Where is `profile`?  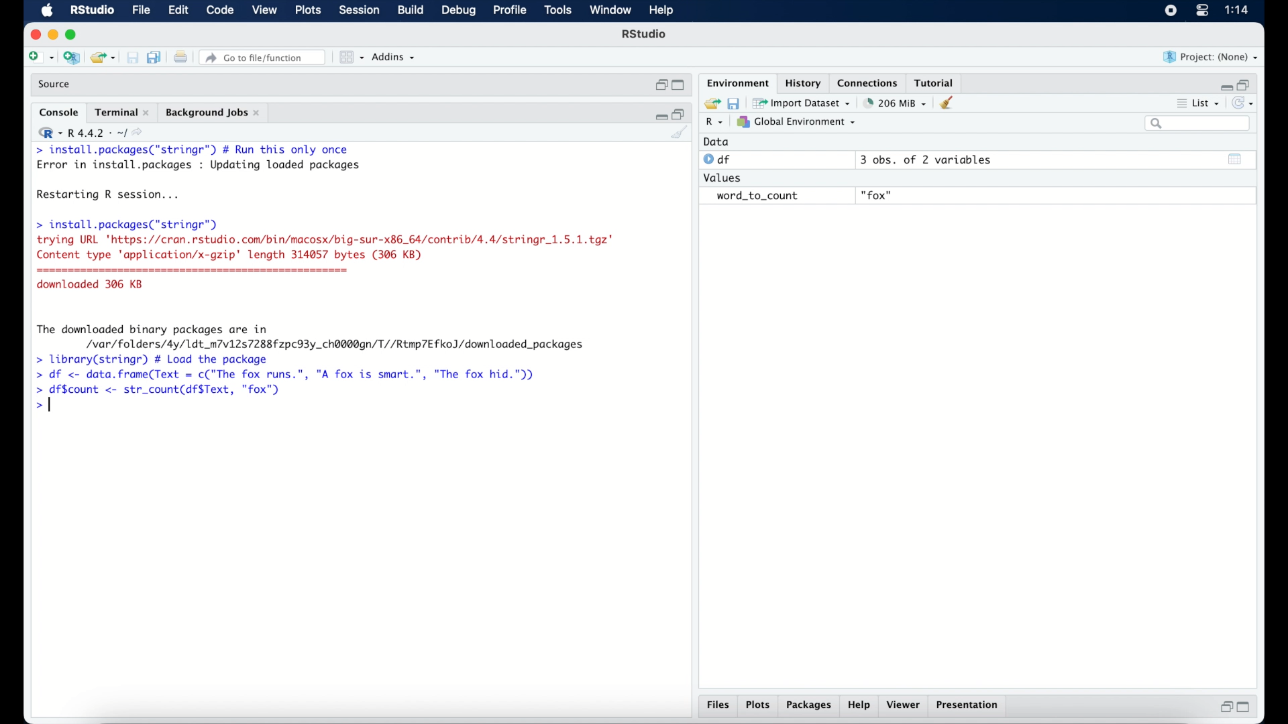
profile is located at coordinates (508, 11).